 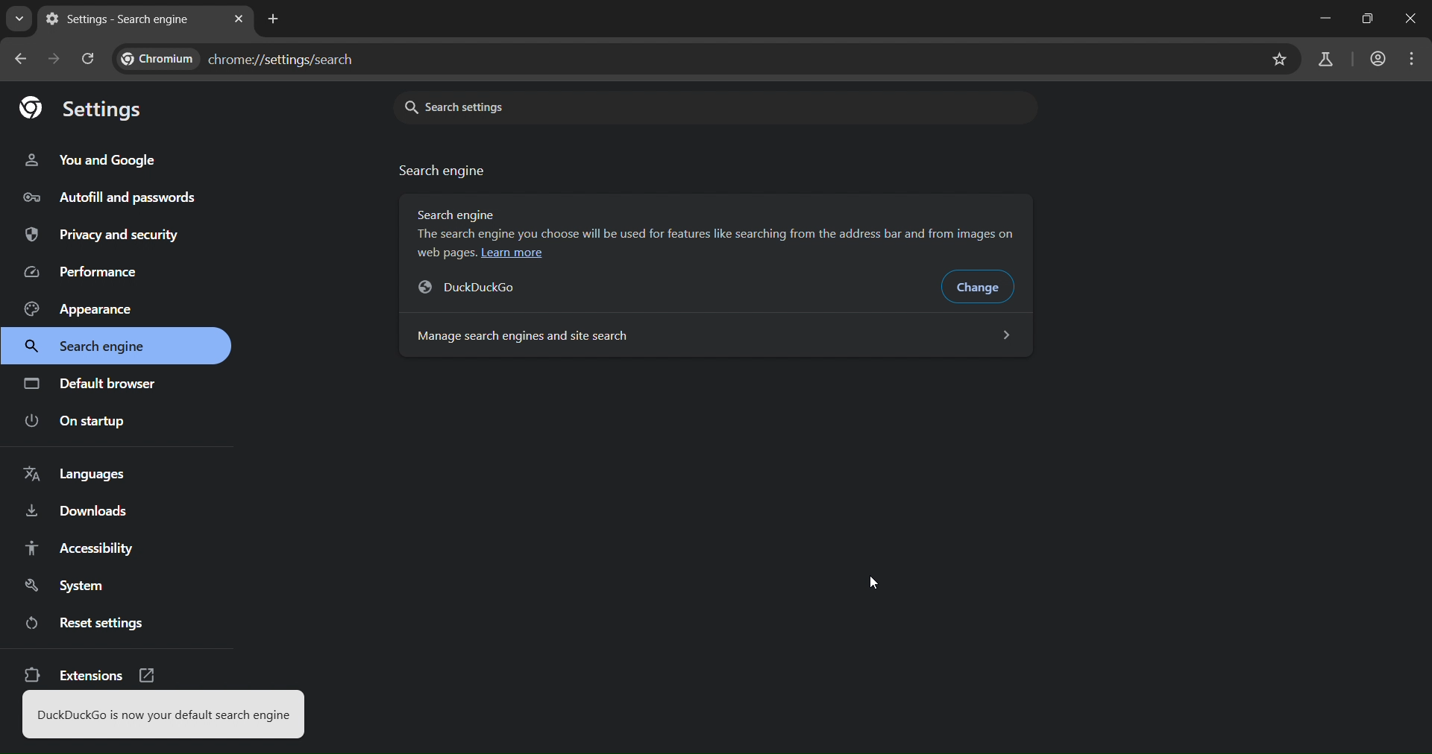 What do you see at coordinates (480, 288) in the screenshot?
I see `duckduckgo` at bounding box center [480, 288].